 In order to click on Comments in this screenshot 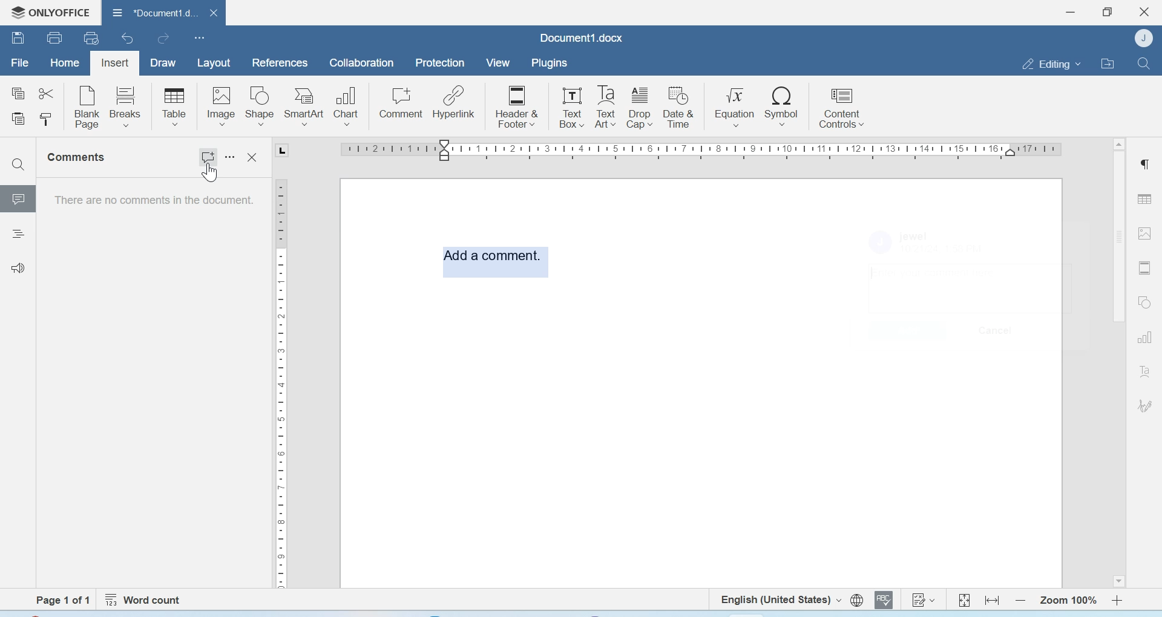, I will do `click(79, 157)`.